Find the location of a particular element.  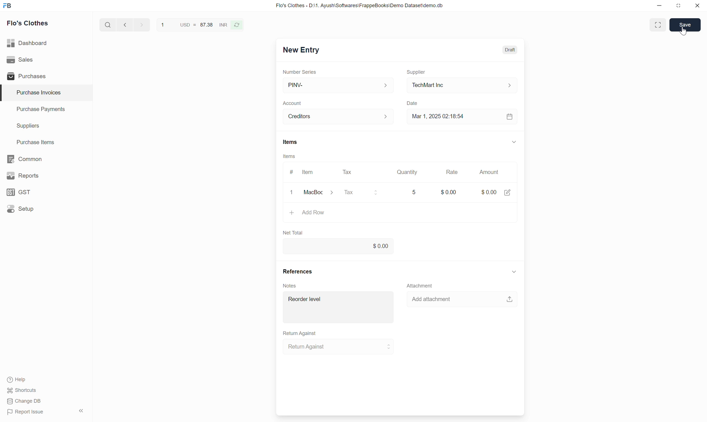

Return Against is located at coordinates (339, 347).